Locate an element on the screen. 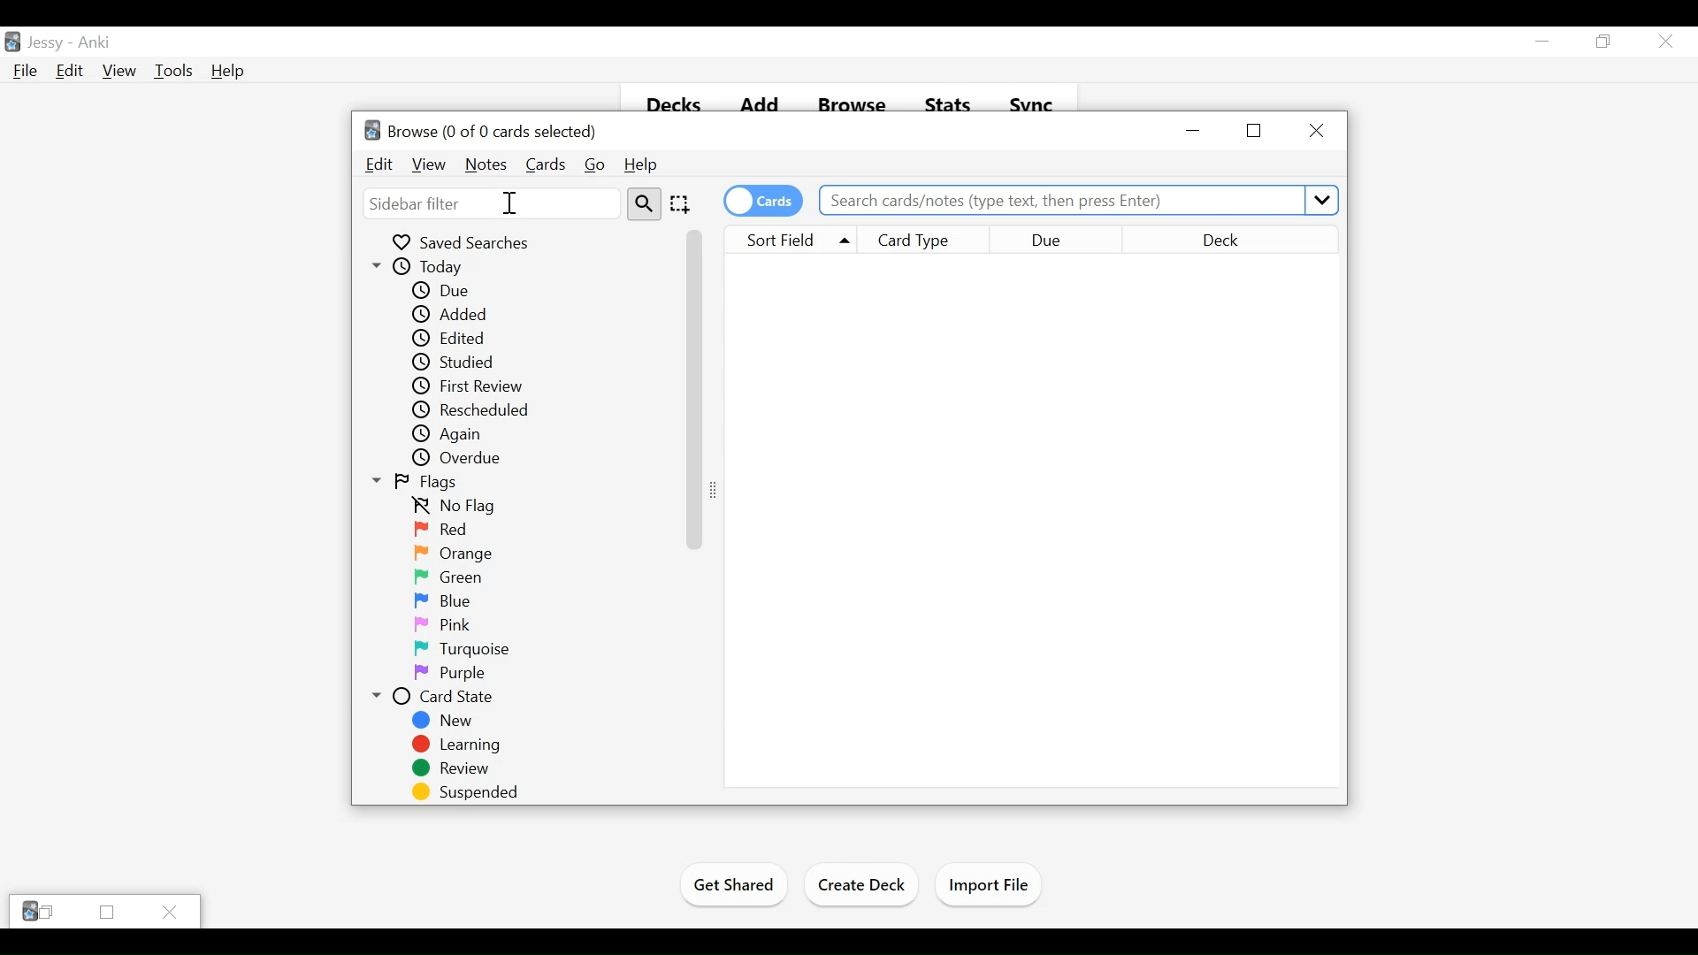 The image size is (1698, 955). Anki Desktop Icon is located at coordinates (12, 42).